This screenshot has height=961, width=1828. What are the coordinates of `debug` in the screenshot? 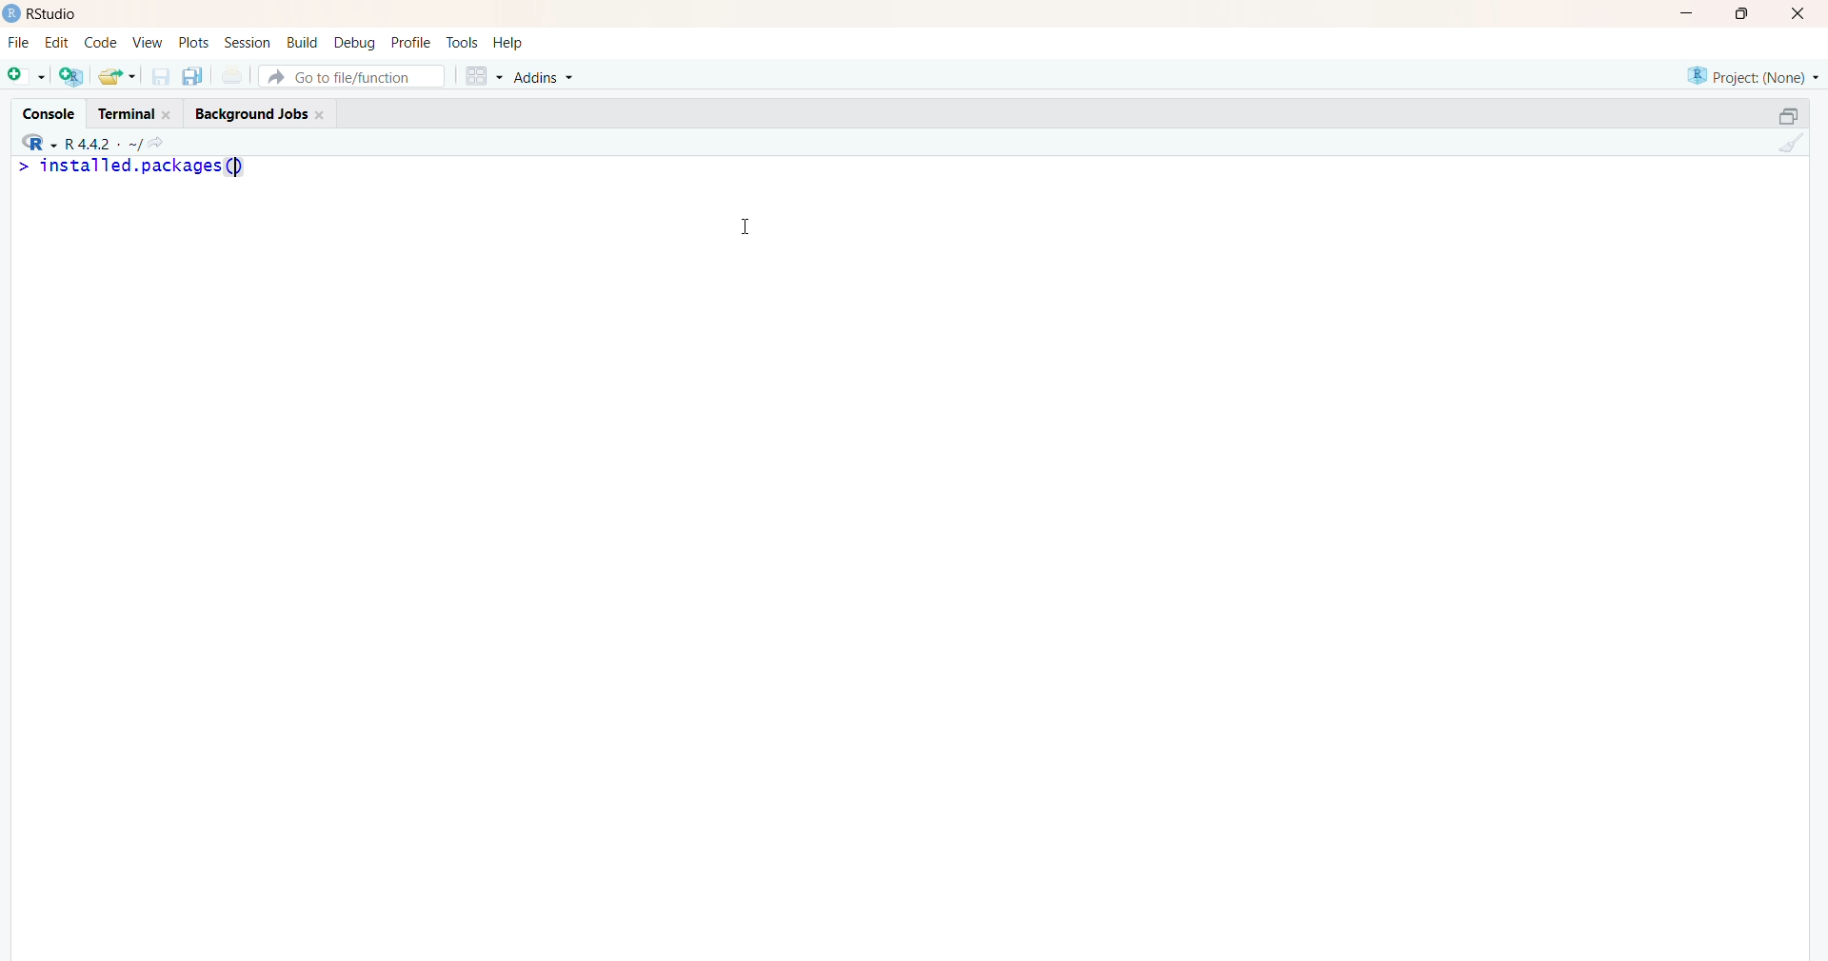 It's located at (355, 43).